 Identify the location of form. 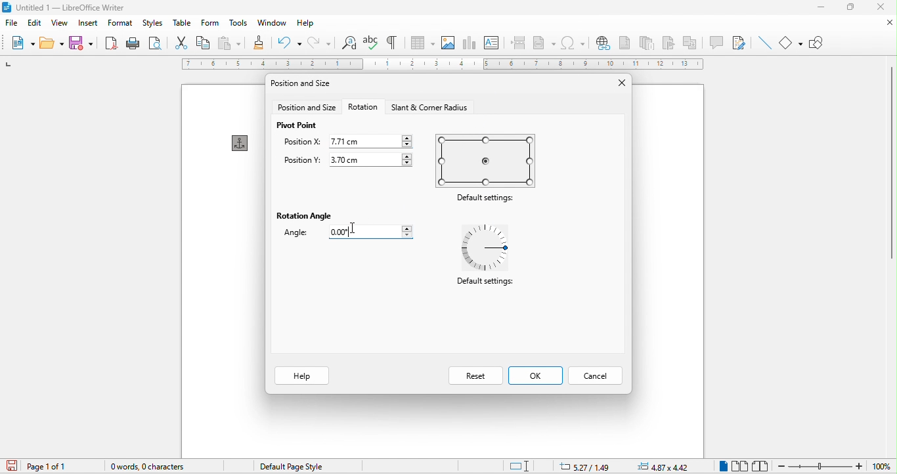
(208, 24).